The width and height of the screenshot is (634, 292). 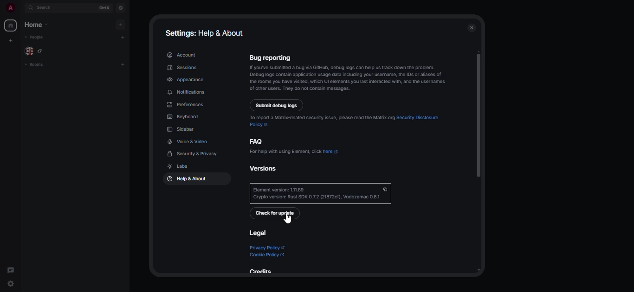 I want to click on account, so click(x=182, y=55).